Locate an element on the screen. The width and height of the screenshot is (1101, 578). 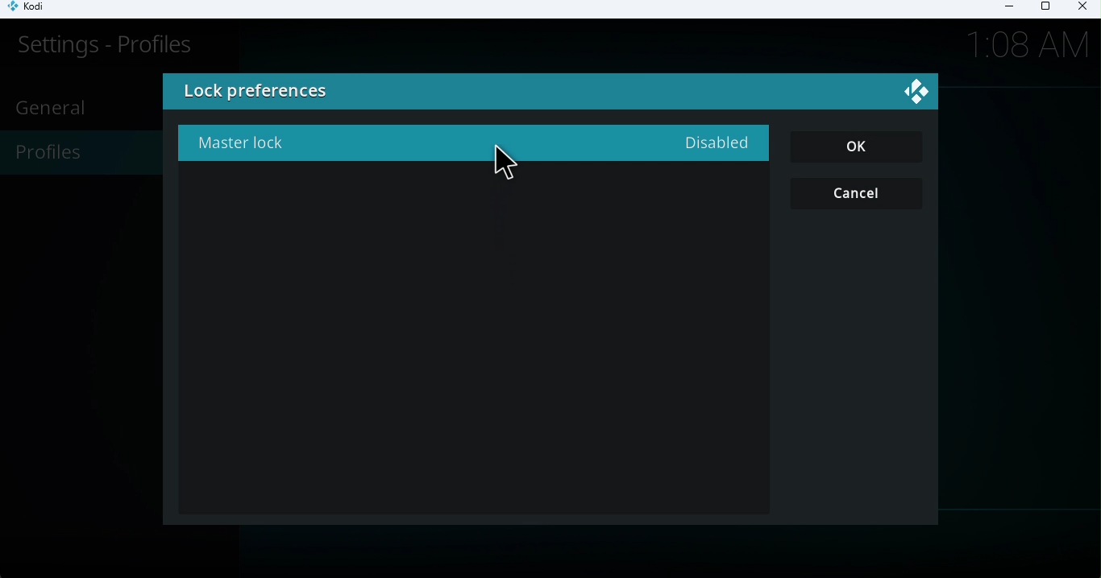
Master lock is located at coordinates (470, 142).